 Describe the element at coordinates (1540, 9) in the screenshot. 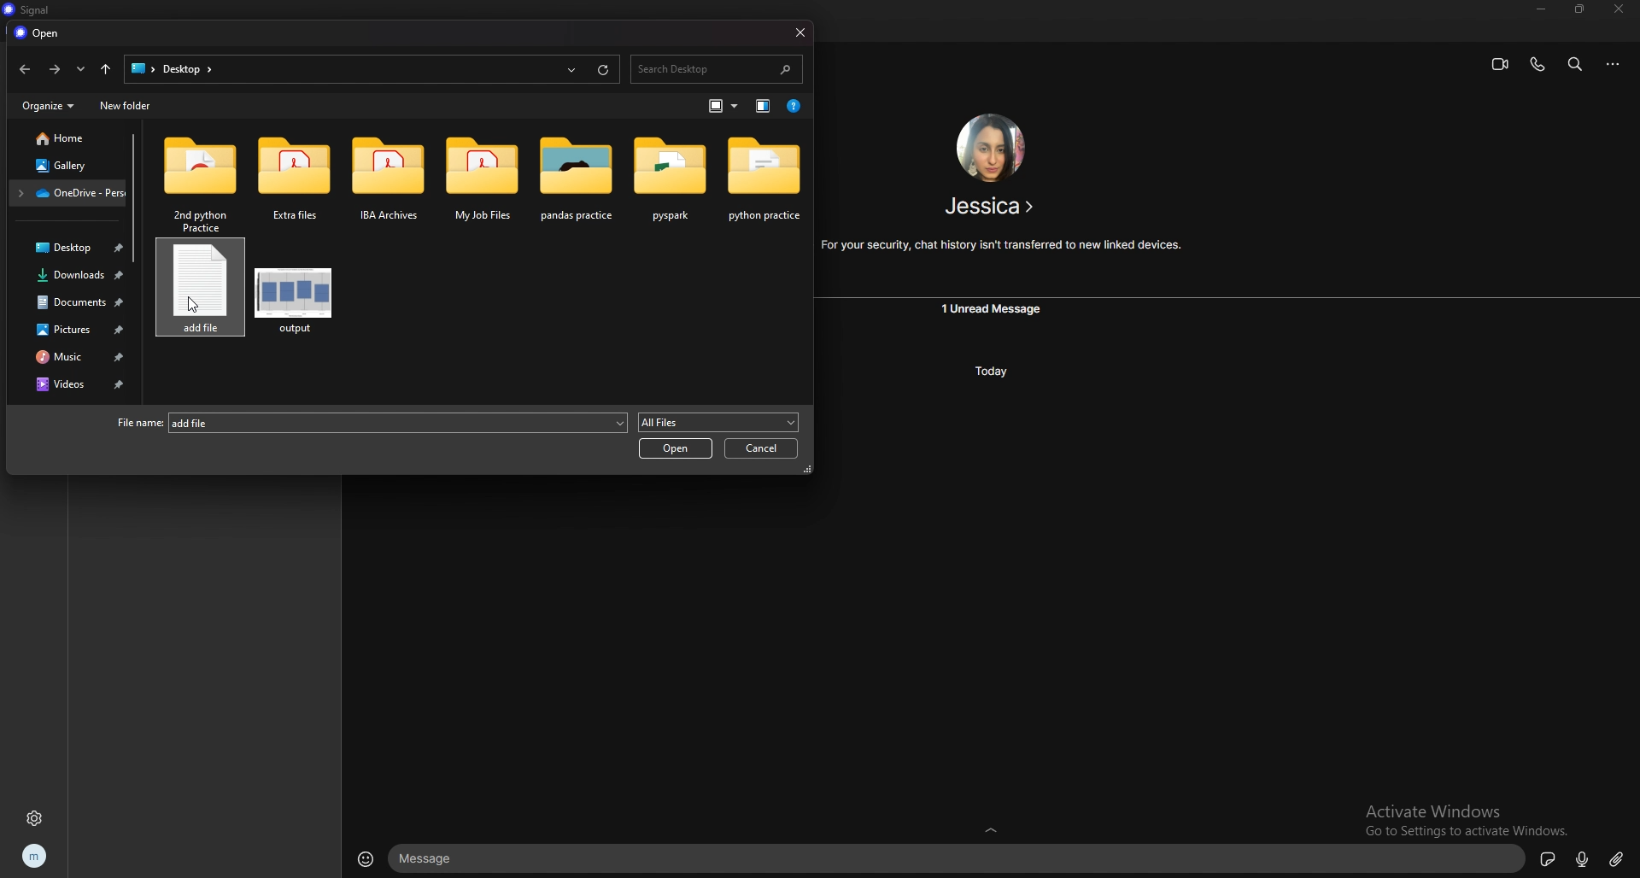

I see `minimize` at that location.